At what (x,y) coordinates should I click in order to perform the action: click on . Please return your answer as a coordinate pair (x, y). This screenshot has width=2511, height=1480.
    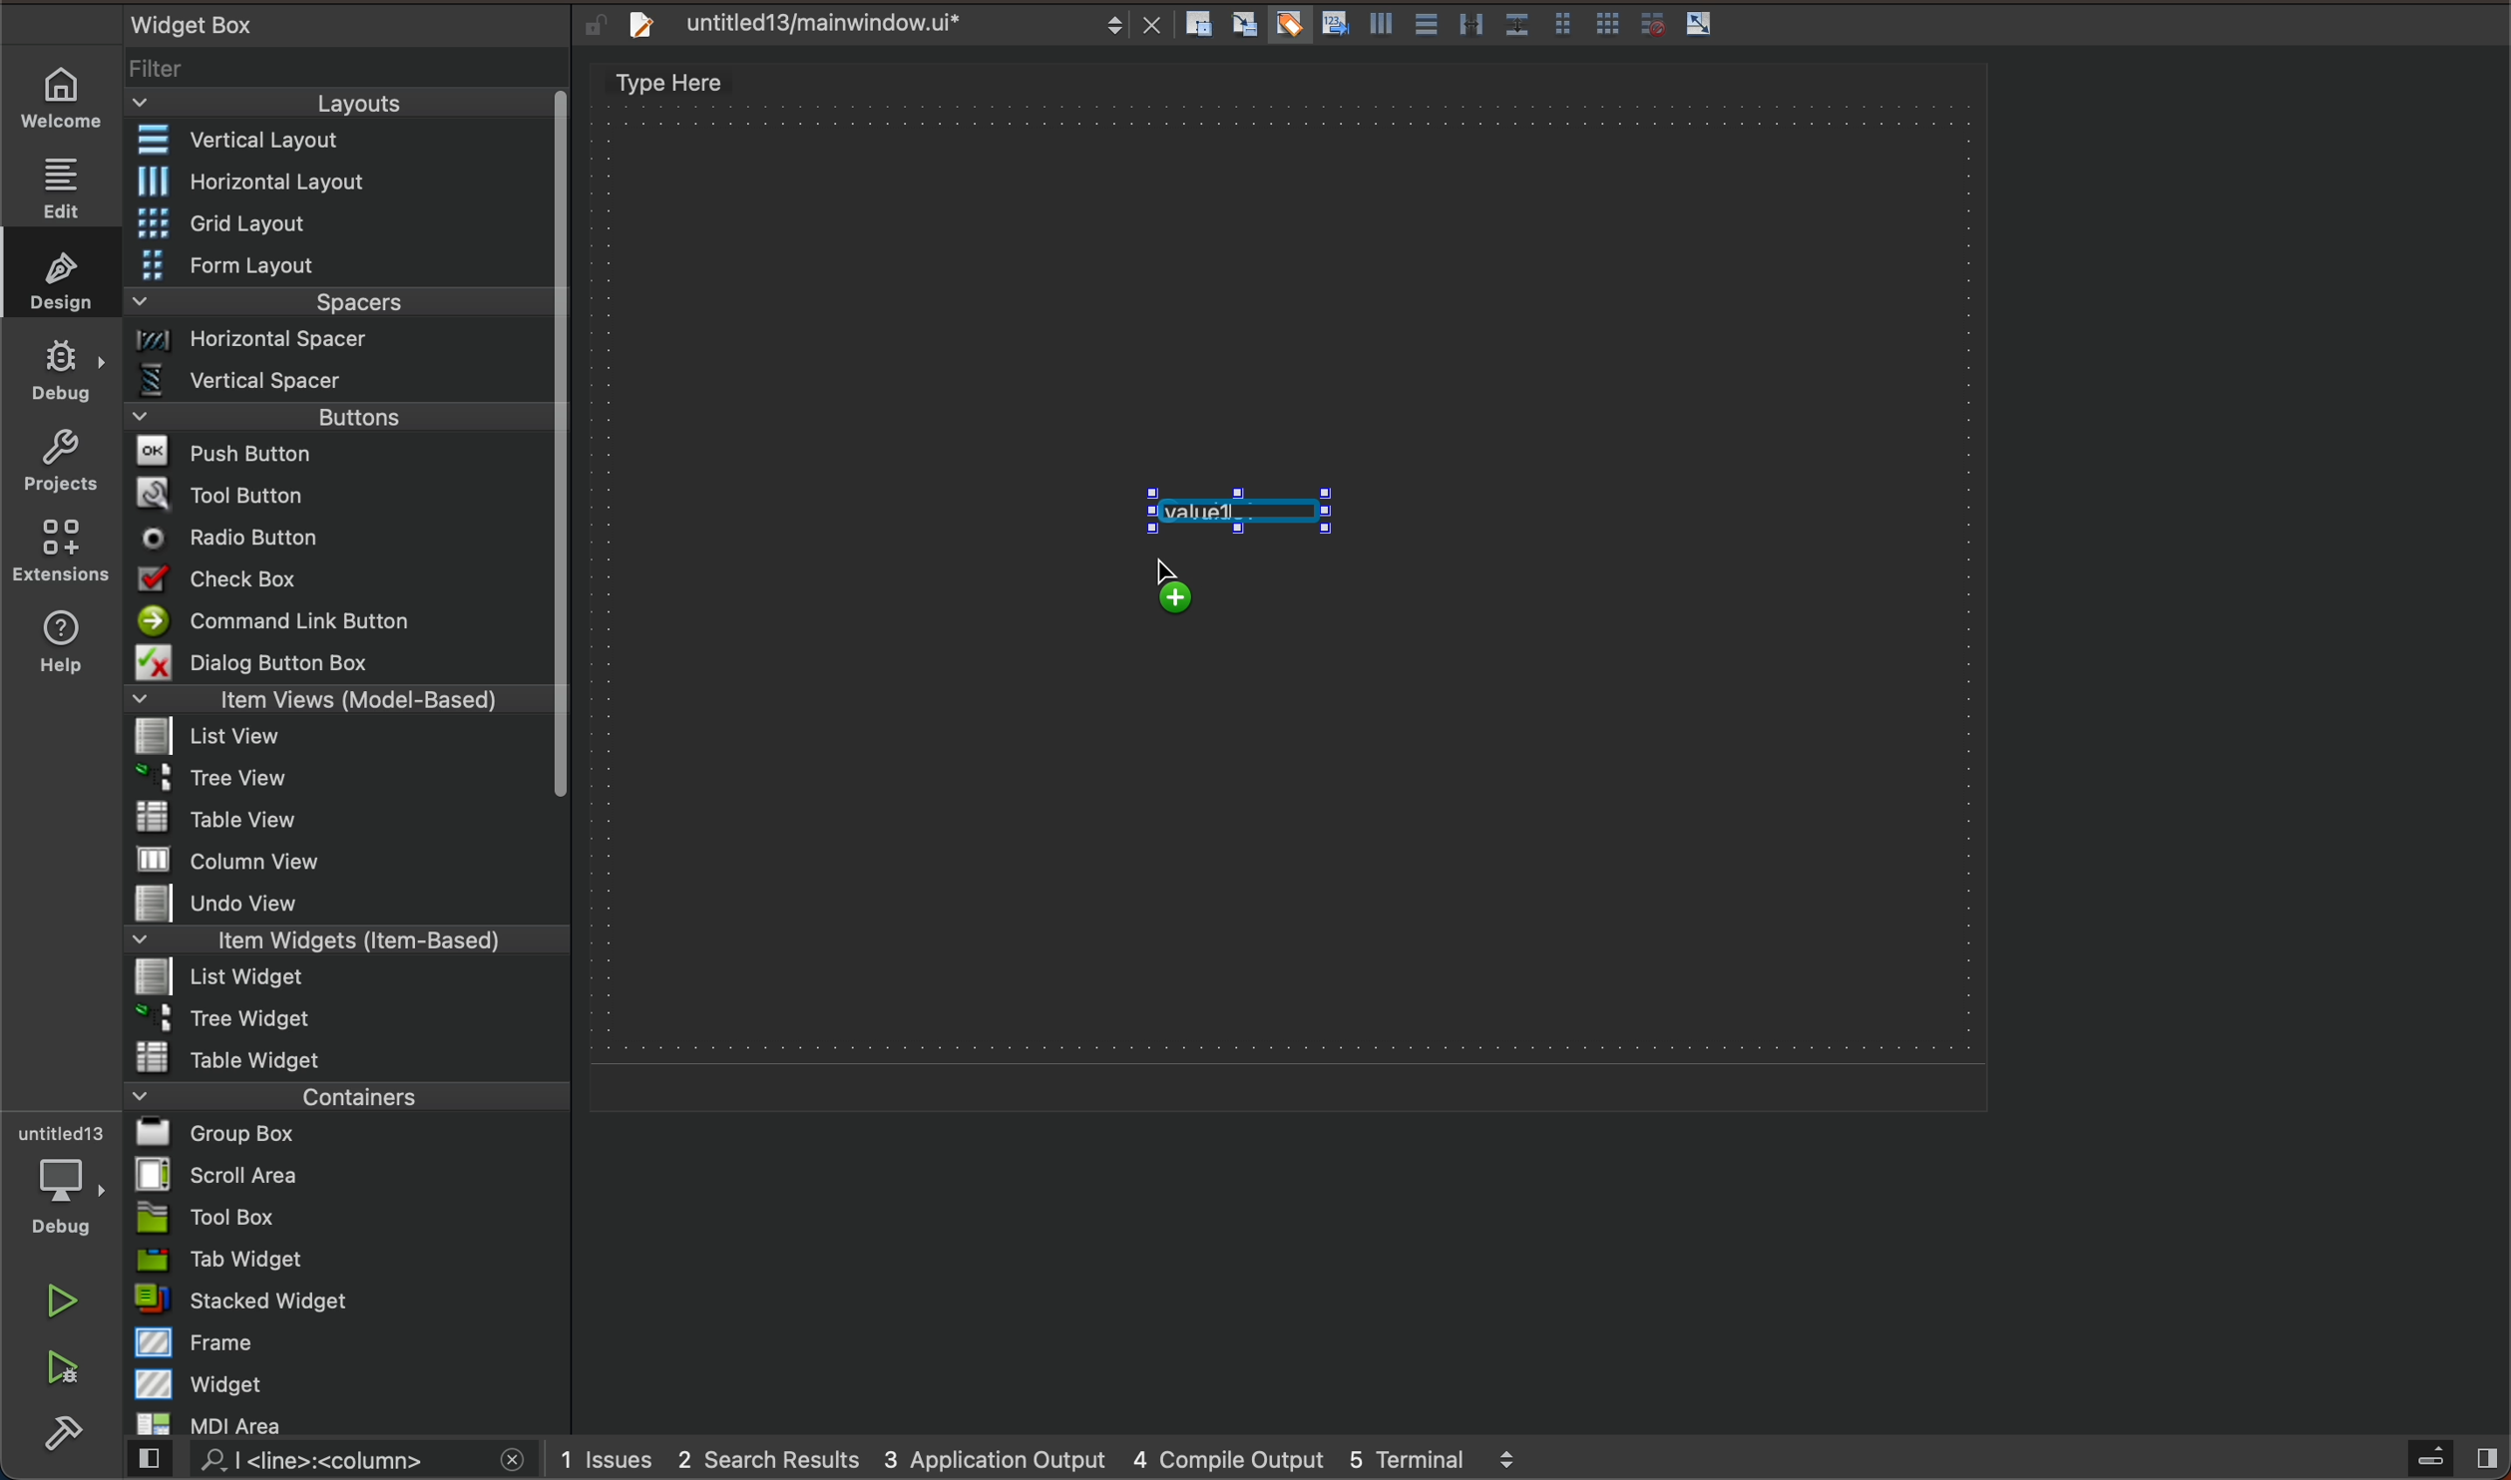
    Looking at the image, I should click on (1424, 26).